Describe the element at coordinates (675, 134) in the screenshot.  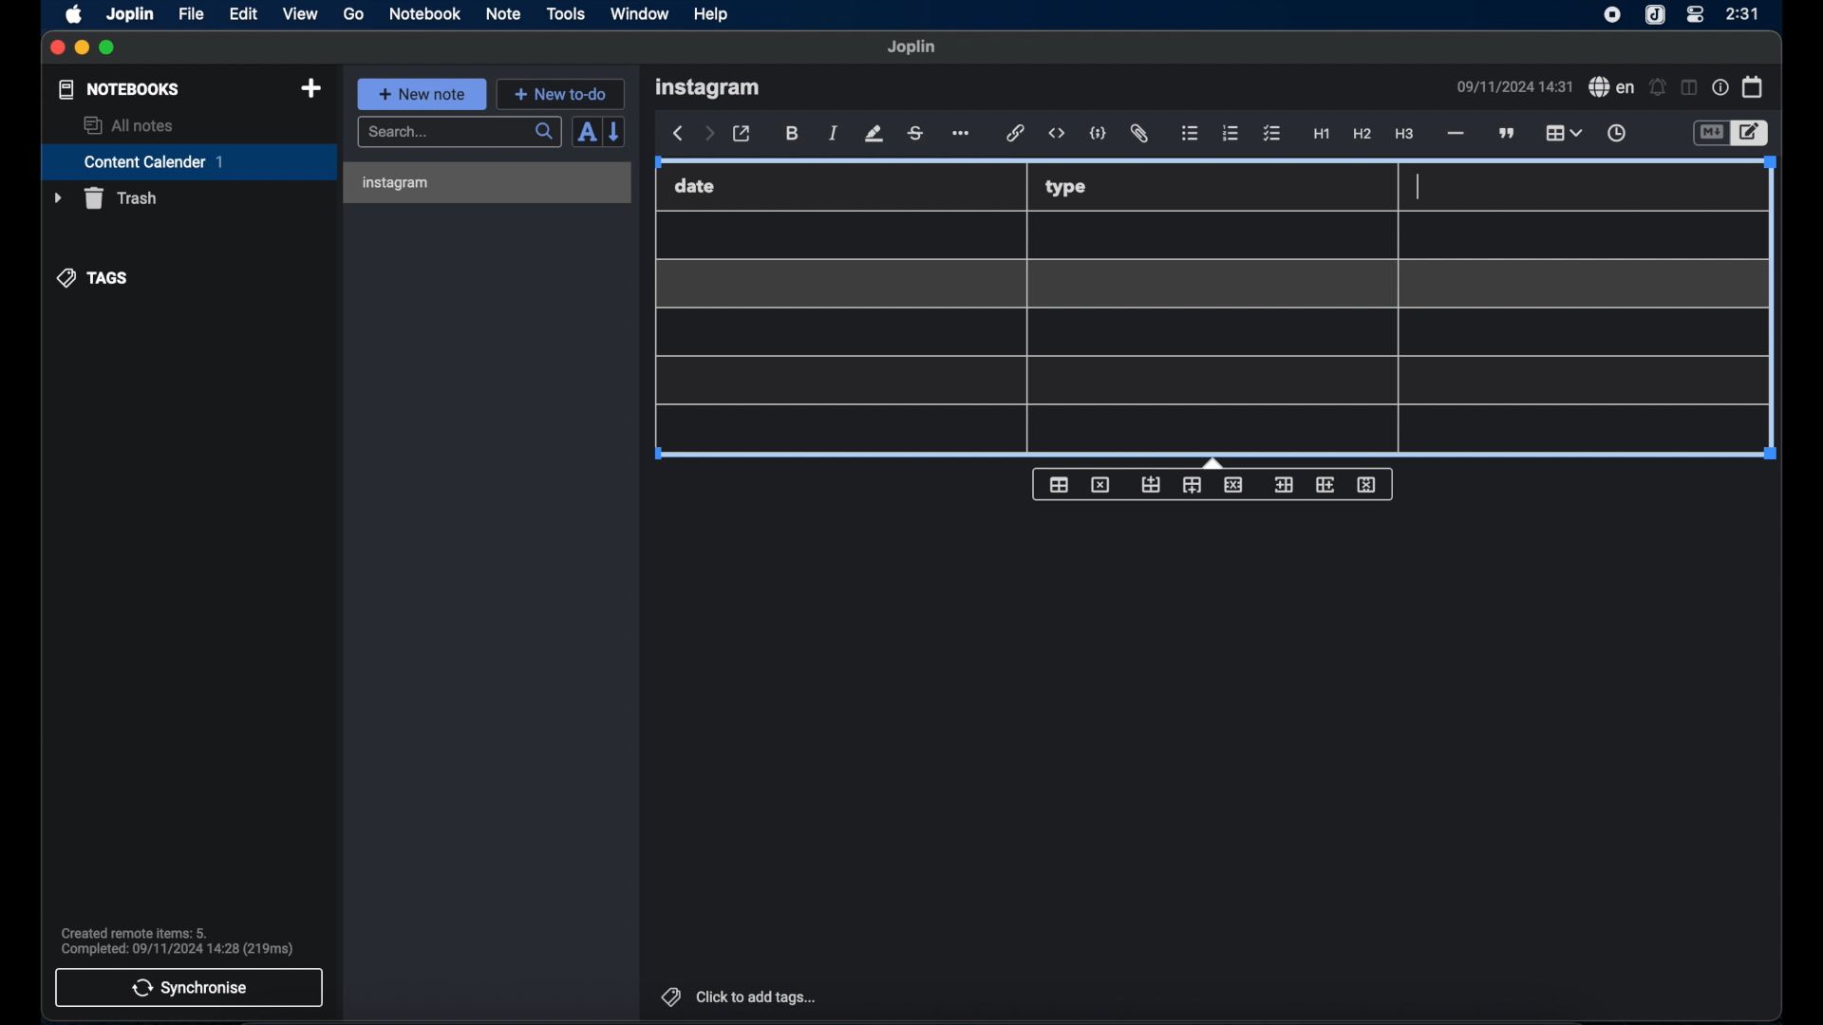
I see `back` at that location.